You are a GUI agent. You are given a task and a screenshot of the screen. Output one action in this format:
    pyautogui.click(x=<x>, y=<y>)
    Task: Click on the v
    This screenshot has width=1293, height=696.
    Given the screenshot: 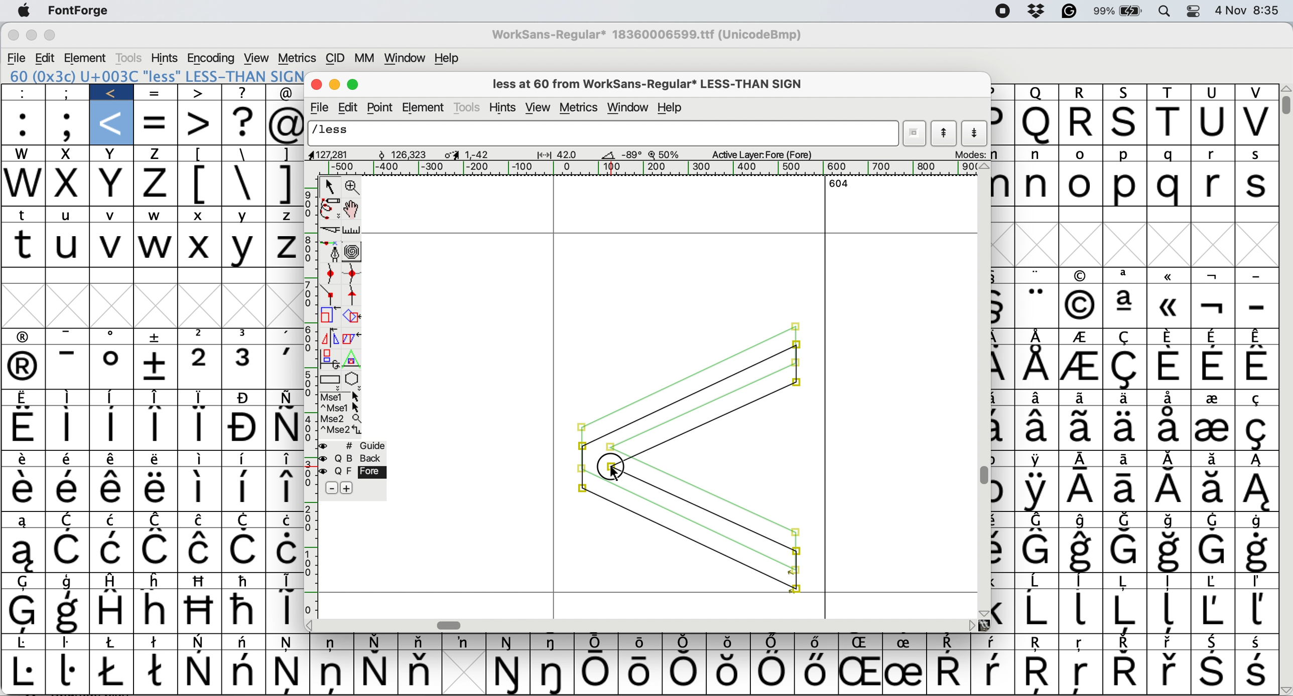 What is the action you would take?
    pyautogui.click(x=1254, y=122)
    